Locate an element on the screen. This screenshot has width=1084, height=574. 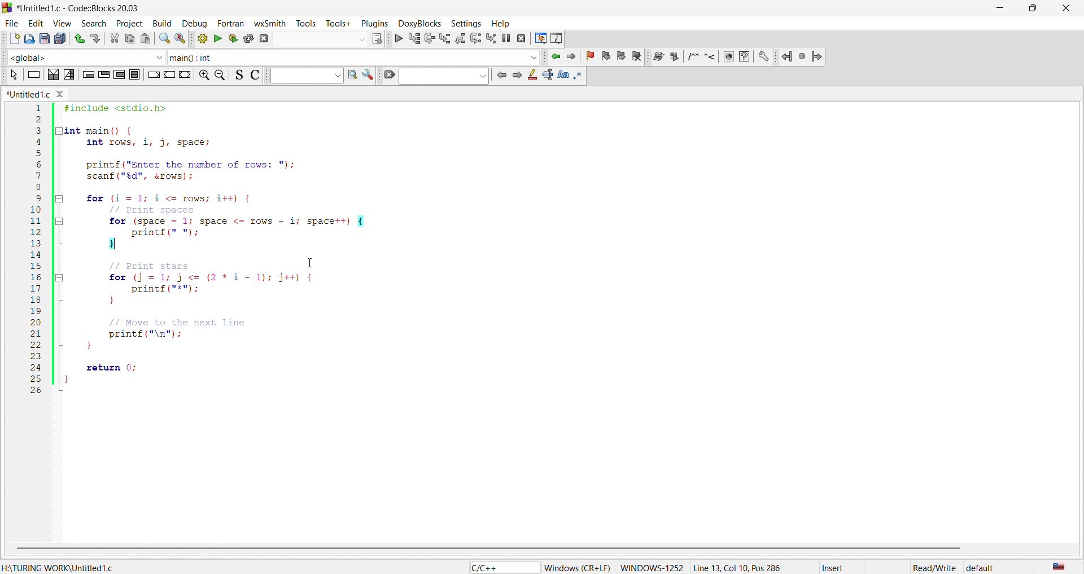
input  is located at coordinates (322, 41).